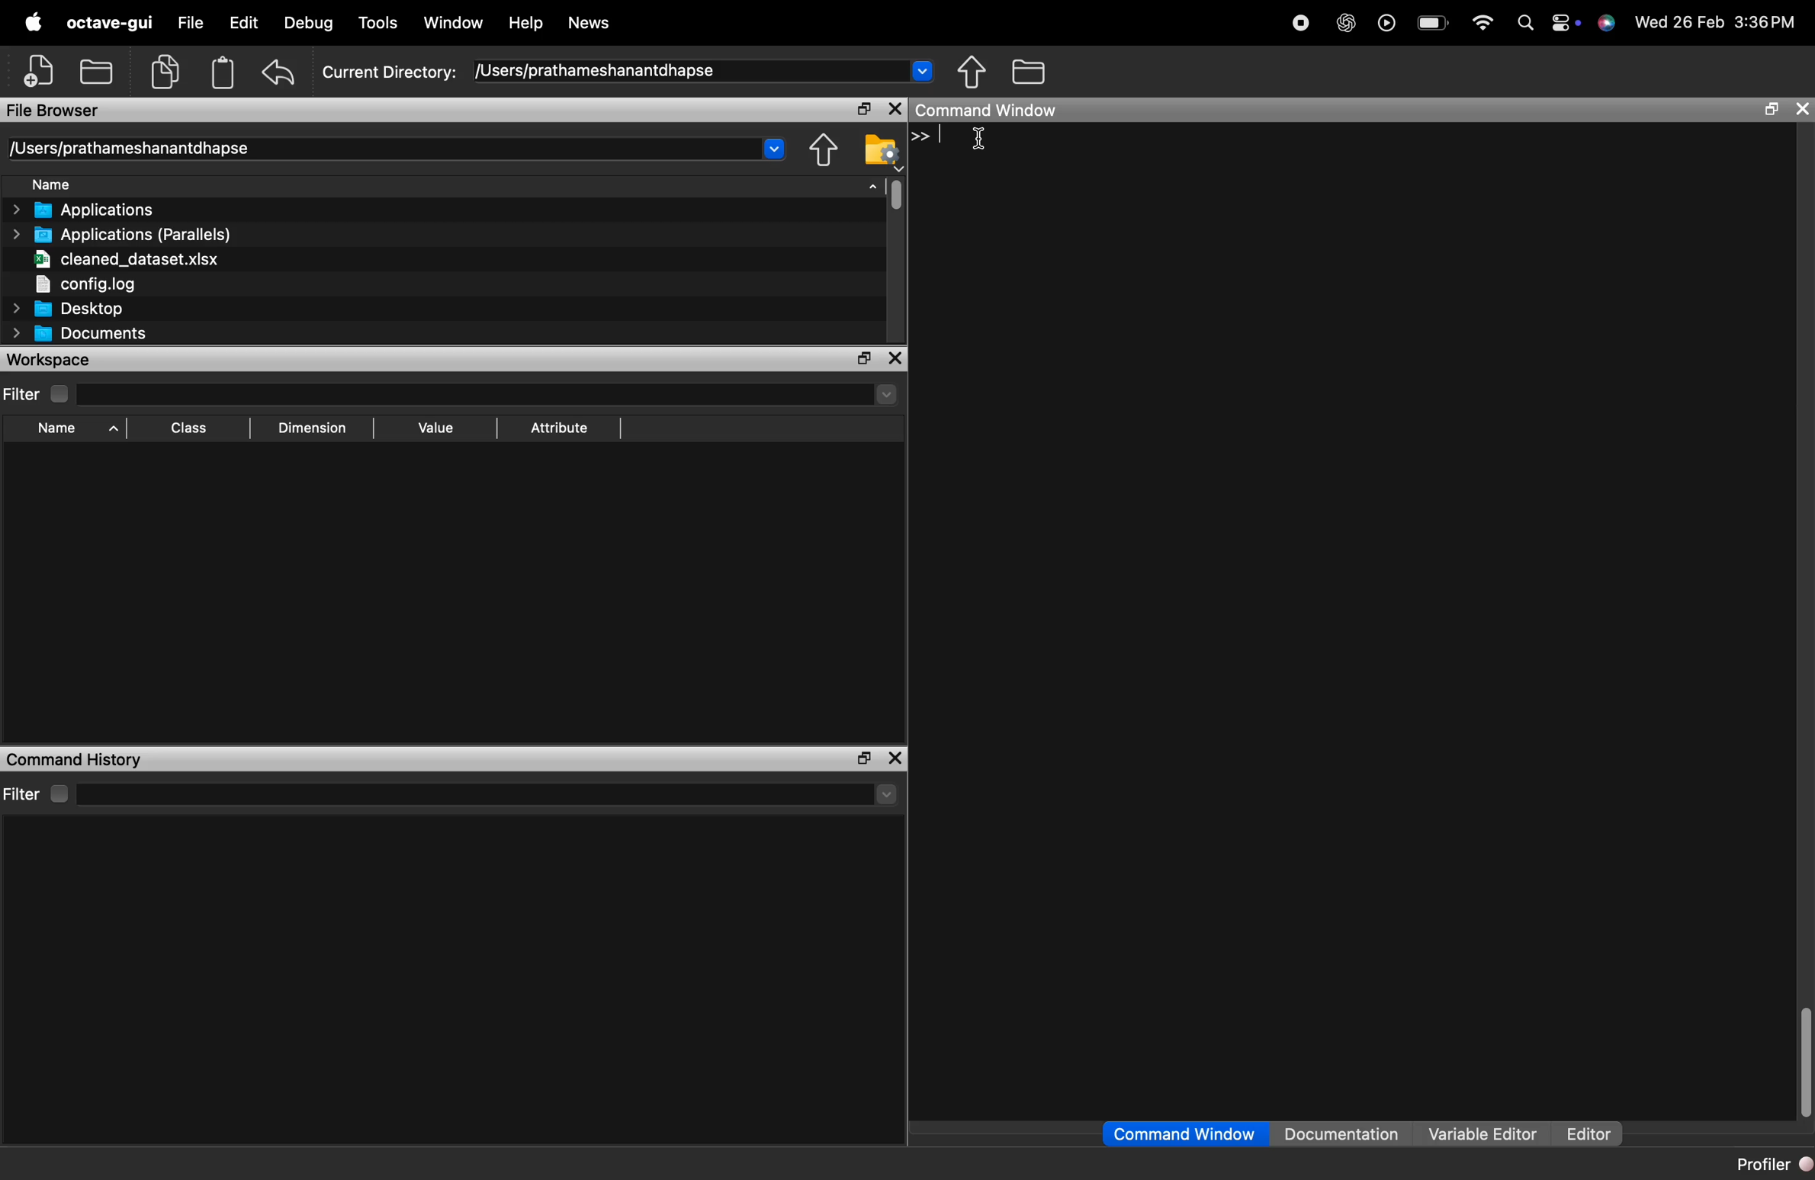  I want to click on recording, so click(1304, 22).